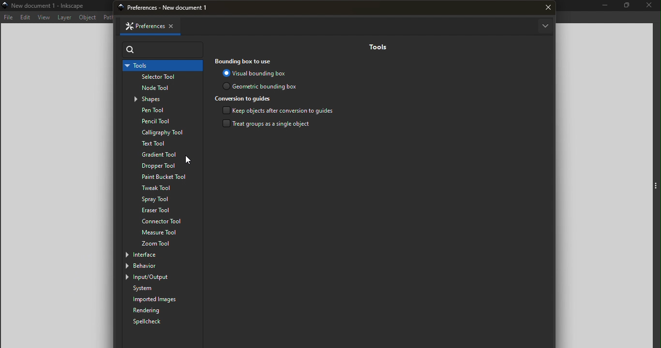 Image resolution: width=661 pixels, height=348 pixels. I want to click on Spray tool, so click(158, 200).